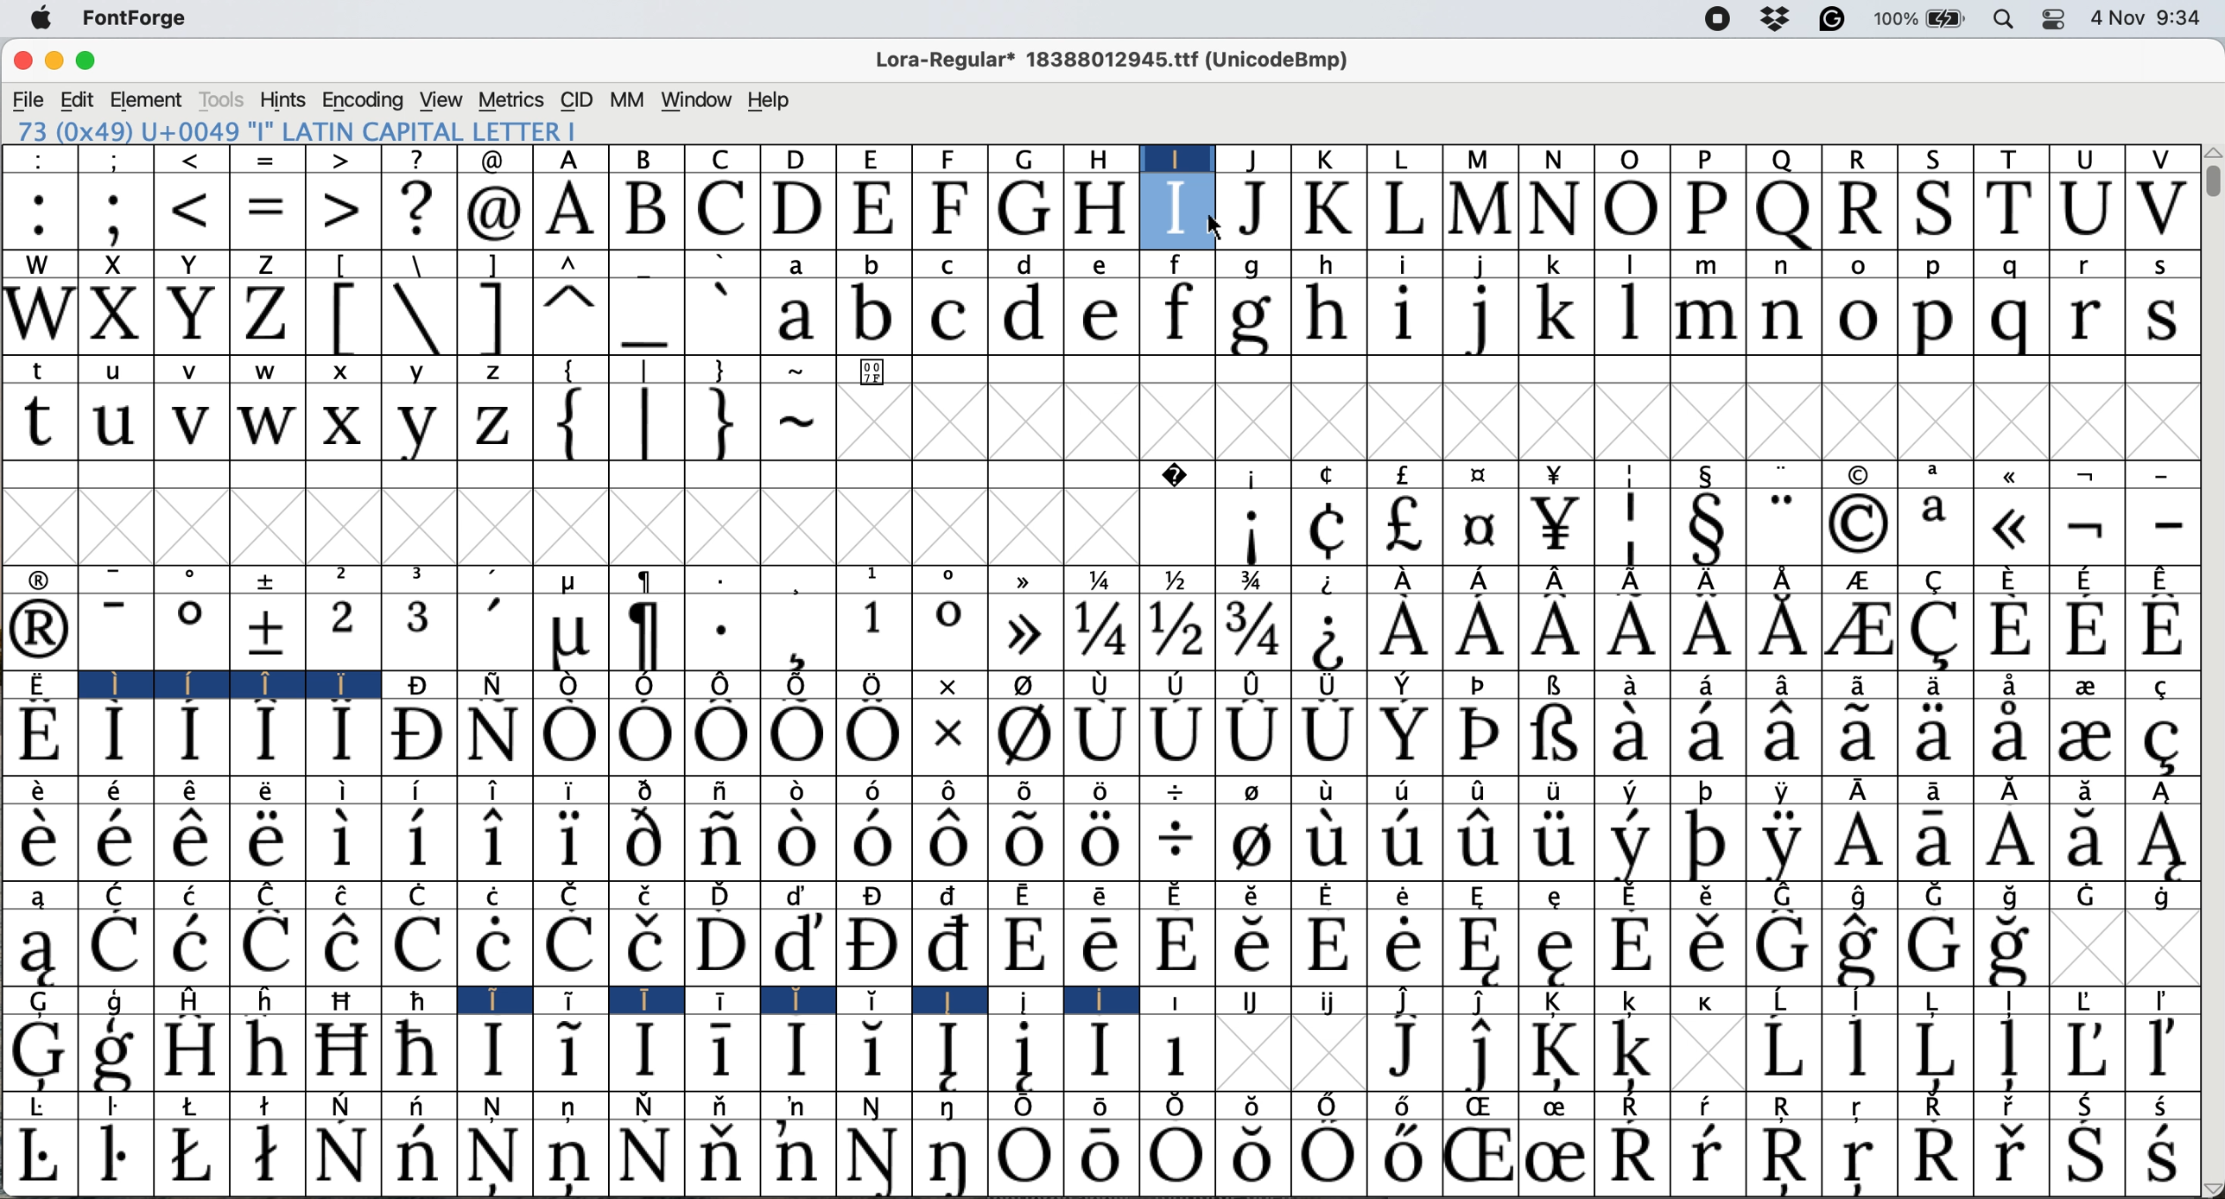 The height and width of the screenshot is (1199, 2225). What do you see at coordinates (1100, 687) in the screenshot?
I see `symbol` at bounding box center [1100, 687].